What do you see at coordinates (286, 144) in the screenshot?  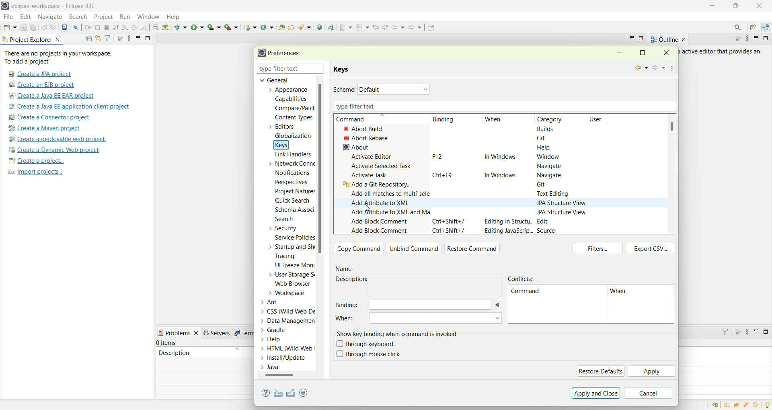 I see `keys` at bounding box center [286, 144].